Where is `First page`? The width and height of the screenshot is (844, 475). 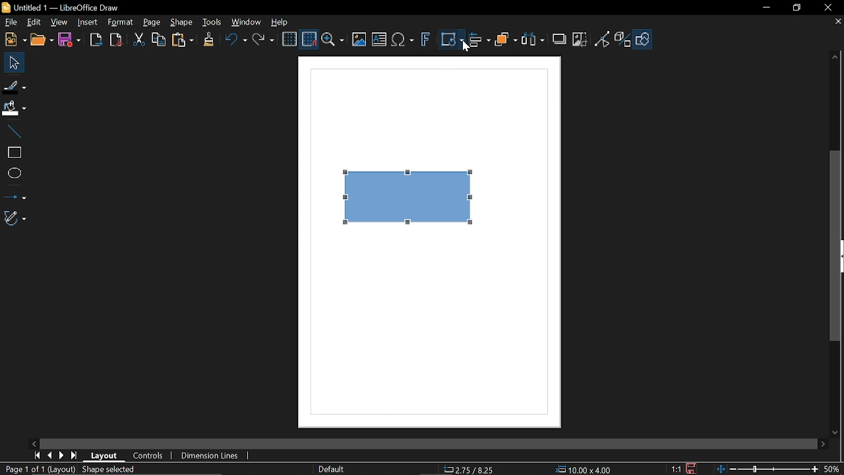 First page is located at coordinates (35, 456).